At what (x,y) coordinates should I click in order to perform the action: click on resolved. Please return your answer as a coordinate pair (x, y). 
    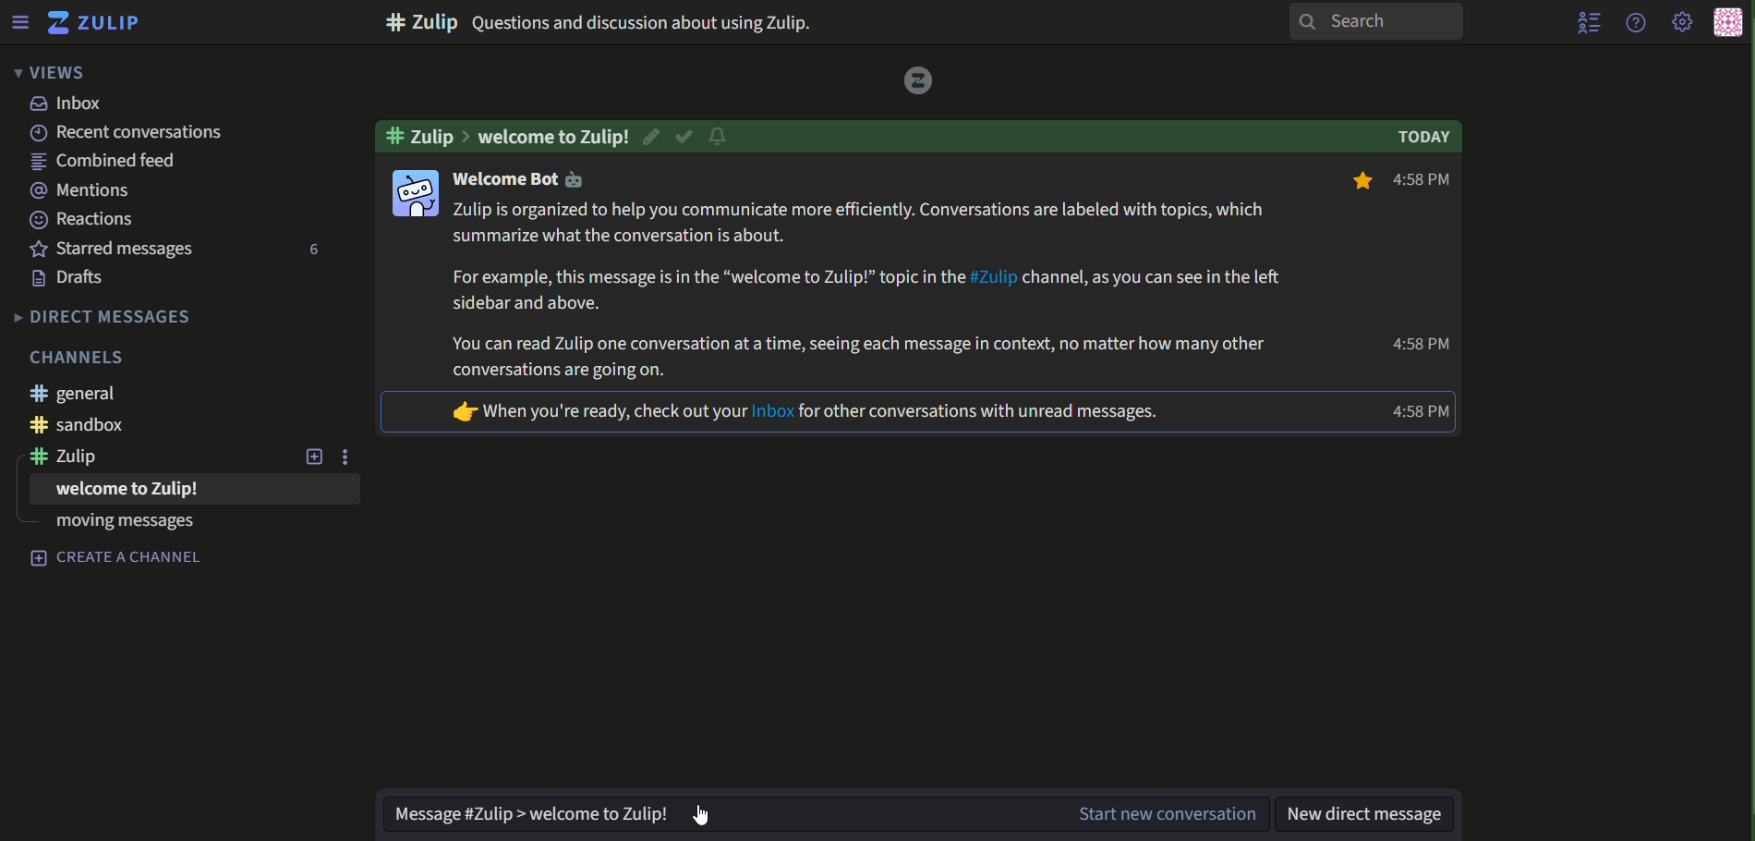
    Looking at the image, I should click on (685, 137).